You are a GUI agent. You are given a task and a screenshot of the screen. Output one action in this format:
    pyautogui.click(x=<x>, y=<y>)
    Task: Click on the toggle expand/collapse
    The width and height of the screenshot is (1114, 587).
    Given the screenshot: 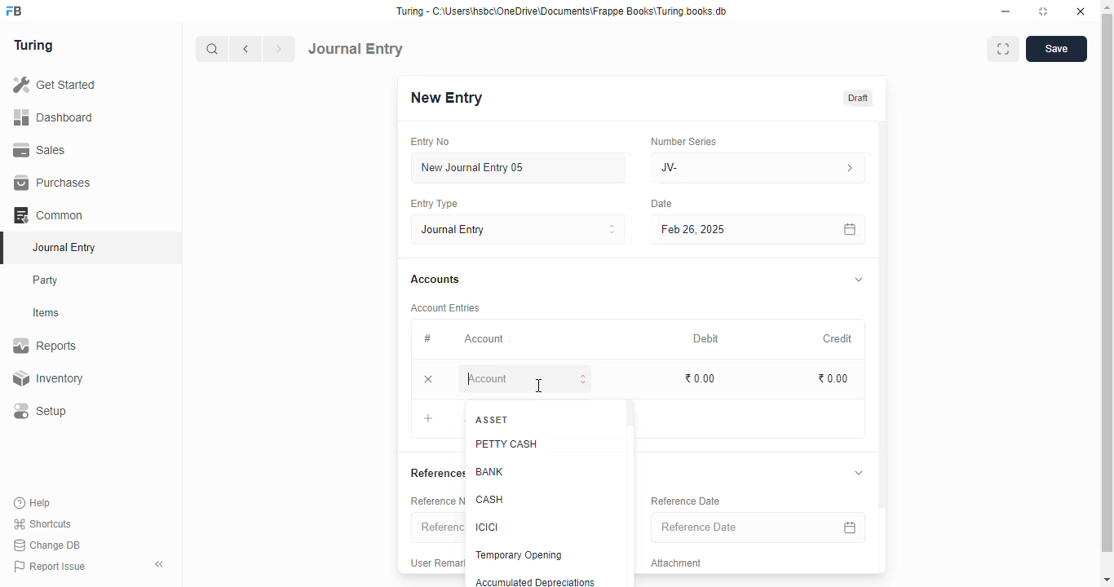 What is the action you would take?
    pyautogui.click(x=856, y=473)
    